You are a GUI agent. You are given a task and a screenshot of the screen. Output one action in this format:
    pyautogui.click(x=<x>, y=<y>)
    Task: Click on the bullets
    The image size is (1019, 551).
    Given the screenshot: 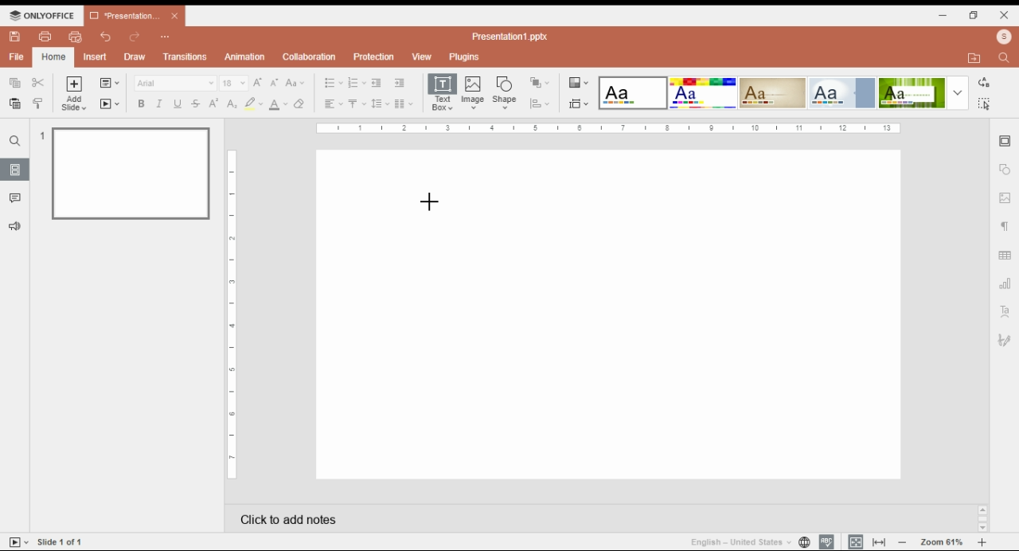 What is the action you would take?
    pyautogui.click(x=333, y=82)
    